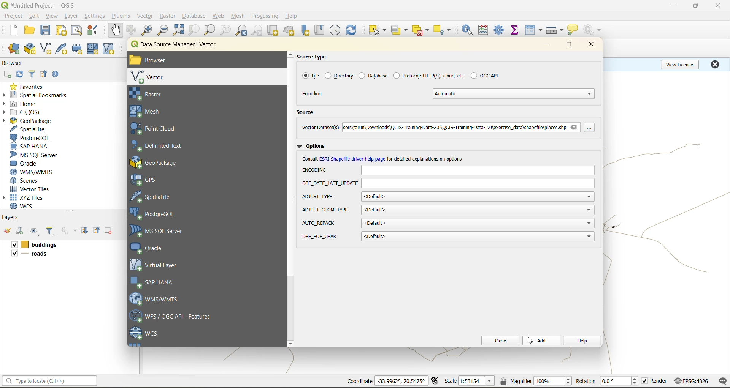 This screenshot has height=388, width=730. I want to click on close, so click(719, 6).